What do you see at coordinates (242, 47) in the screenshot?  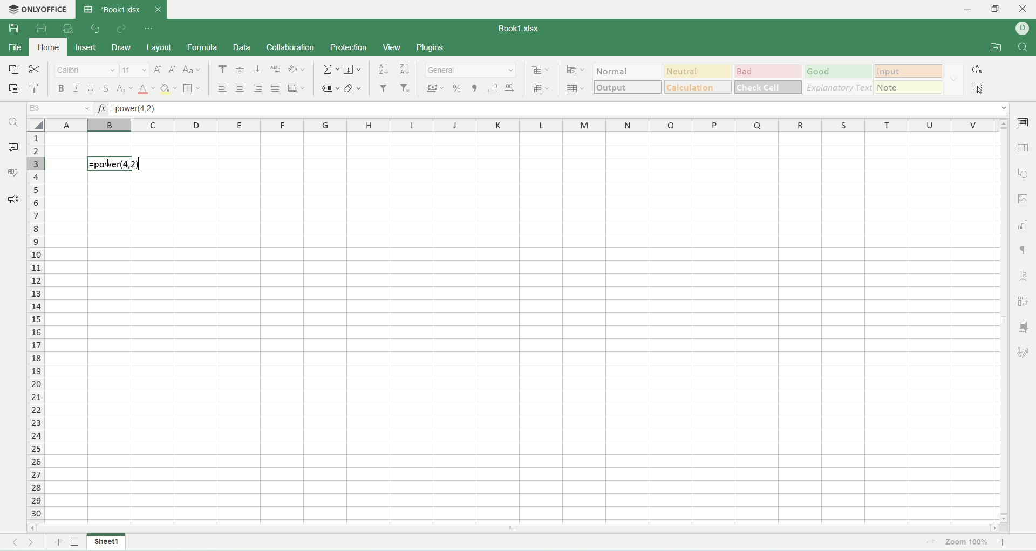 I see `data` at bounding box center [242, 47].